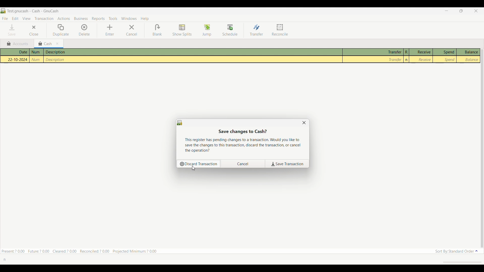 This screenshot has height=272, width=484. I want to click on Name column, so click(37, 56).